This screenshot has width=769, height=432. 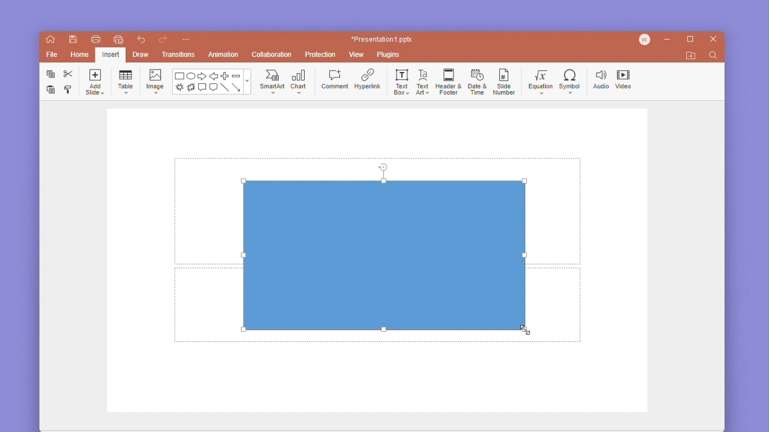 What do you see at coordinates (202, 75) in the screenshot?
I see `forward arrow` at bounding box center [202, 75].